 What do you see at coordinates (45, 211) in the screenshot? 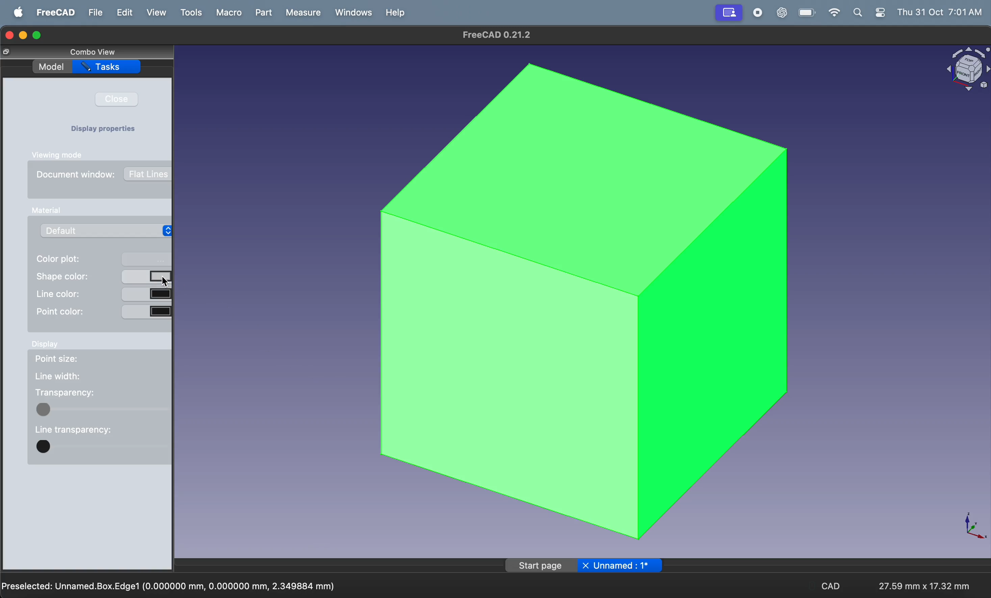
I see `` at bounding box center [45, 211].